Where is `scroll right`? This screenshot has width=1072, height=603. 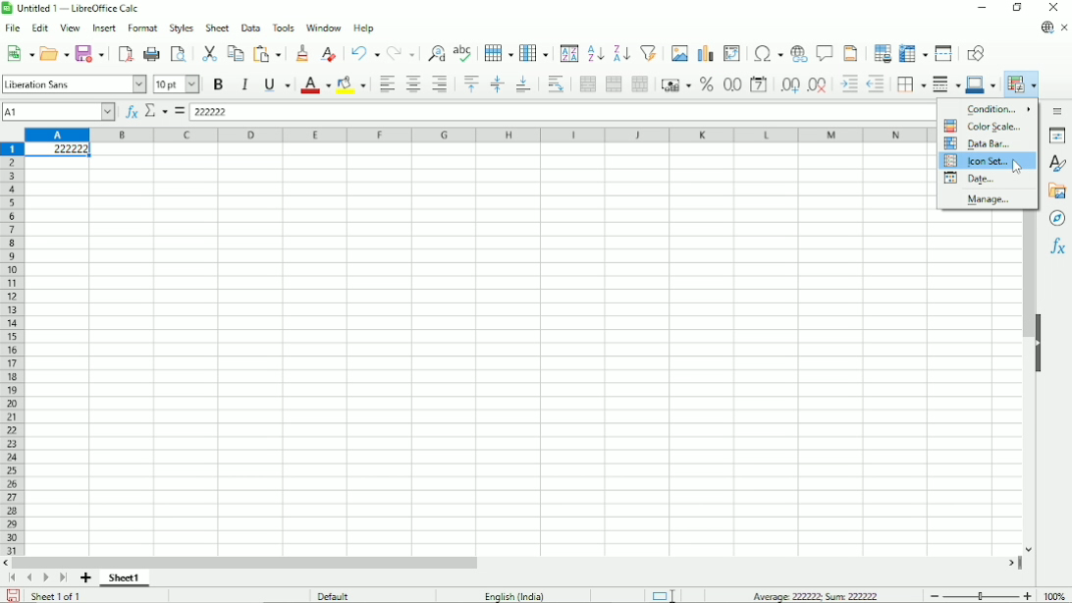
scroll right is located at coordinates (1012, 563).